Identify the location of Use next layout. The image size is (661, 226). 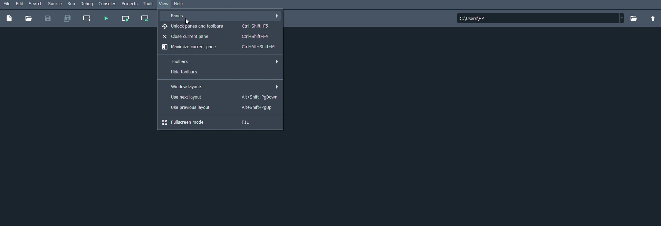
(222, 98).